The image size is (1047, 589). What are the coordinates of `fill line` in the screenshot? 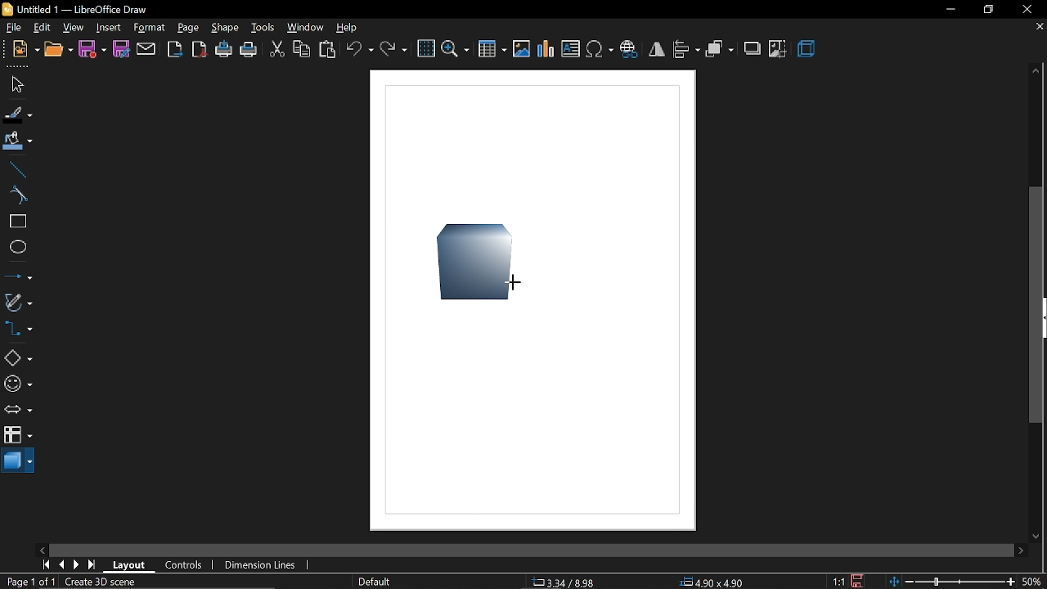 It's located at (16, 113).